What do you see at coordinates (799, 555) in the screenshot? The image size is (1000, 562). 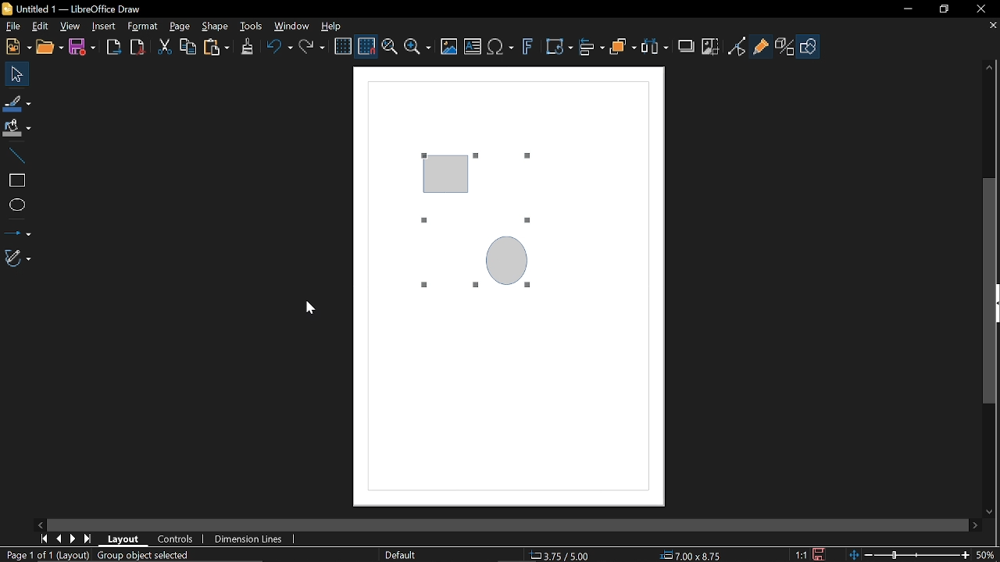 I see `Scaling factor` at bounding box center [799, 555].